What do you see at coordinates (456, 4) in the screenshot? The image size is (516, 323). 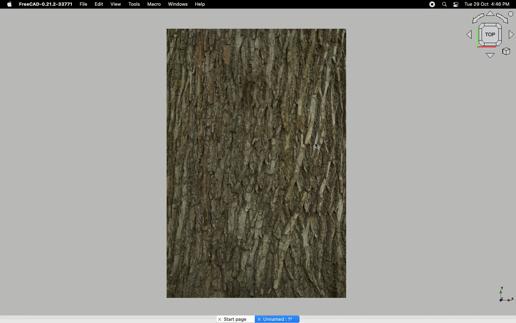 I see `Notification` at bounding box center [456, 4].